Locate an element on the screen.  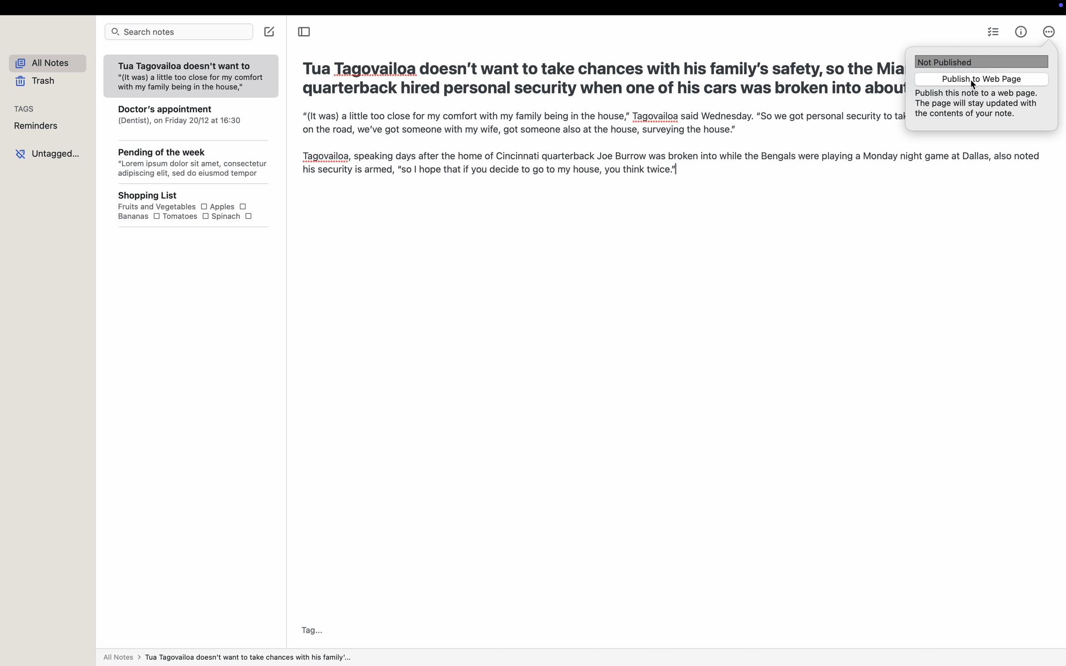
tags is located at coordinates (25, 108).